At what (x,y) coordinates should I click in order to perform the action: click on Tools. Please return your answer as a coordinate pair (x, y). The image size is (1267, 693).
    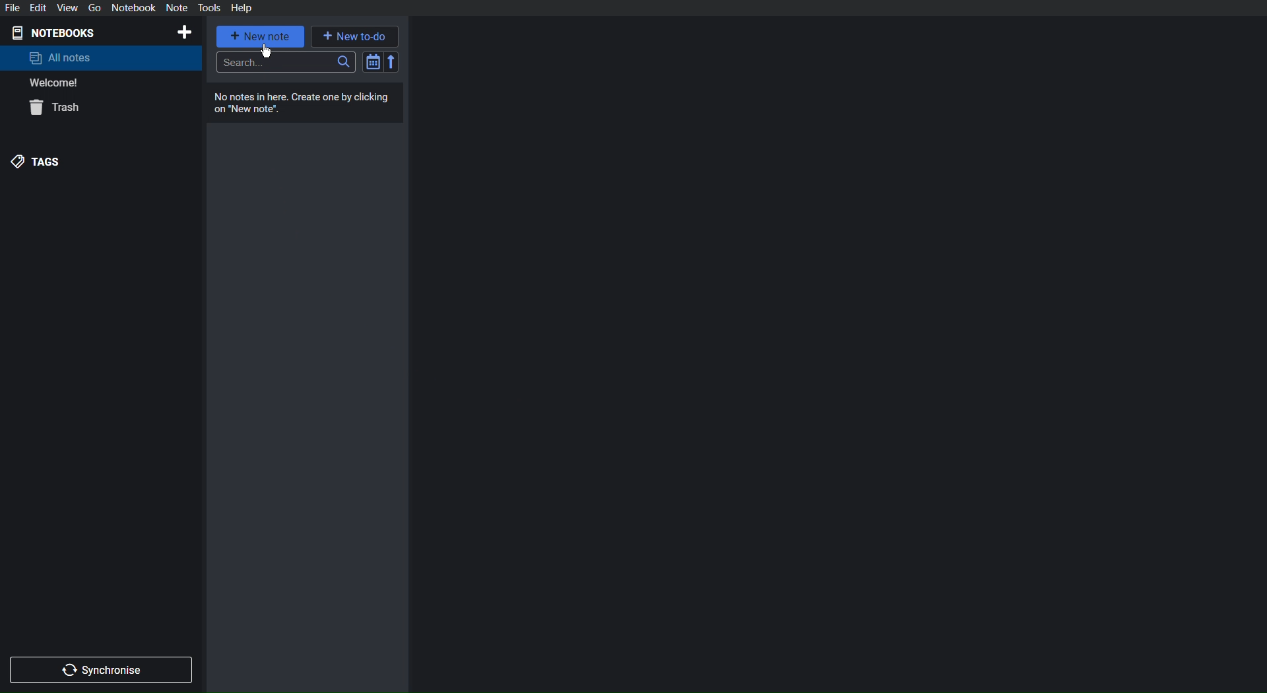
    Looking at the image, I should click on (210, 8).